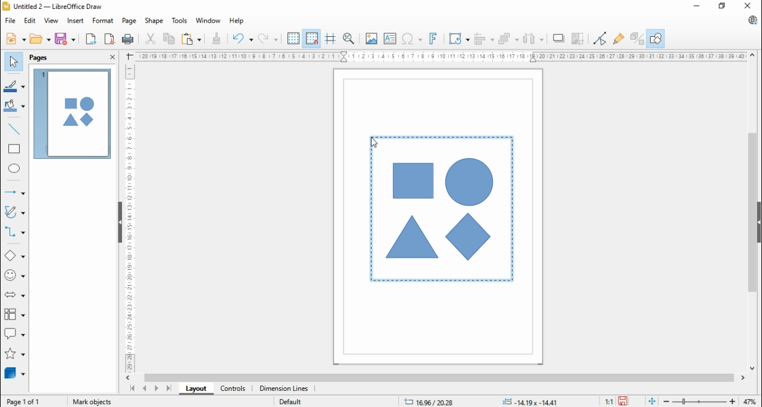 This screenshot has height=407, width=762. I want to click on -0.17x-0.17, so click(526, 401).